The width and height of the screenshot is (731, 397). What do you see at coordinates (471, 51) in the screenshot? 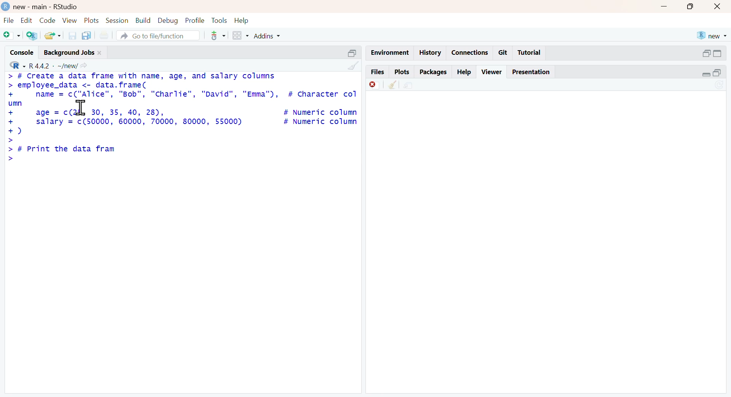
I see `Connections` at bounding box center [471, 51].